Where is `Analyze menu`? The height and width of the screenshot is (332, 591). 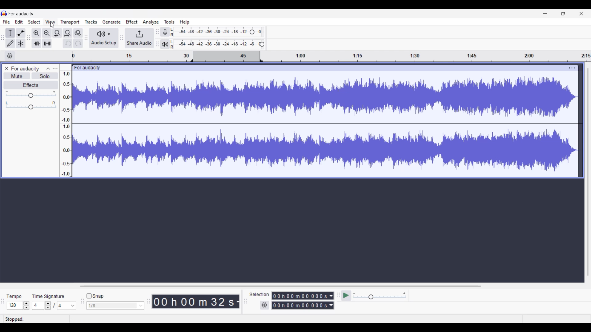
Analyze menu is located at coordinates (151, 22).